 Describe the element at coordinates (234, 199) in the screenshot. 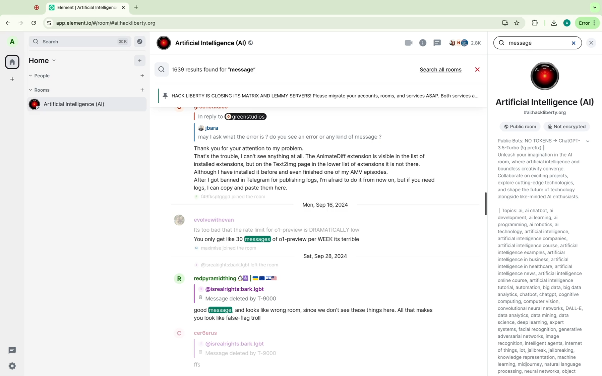

I see `room join` at that location.